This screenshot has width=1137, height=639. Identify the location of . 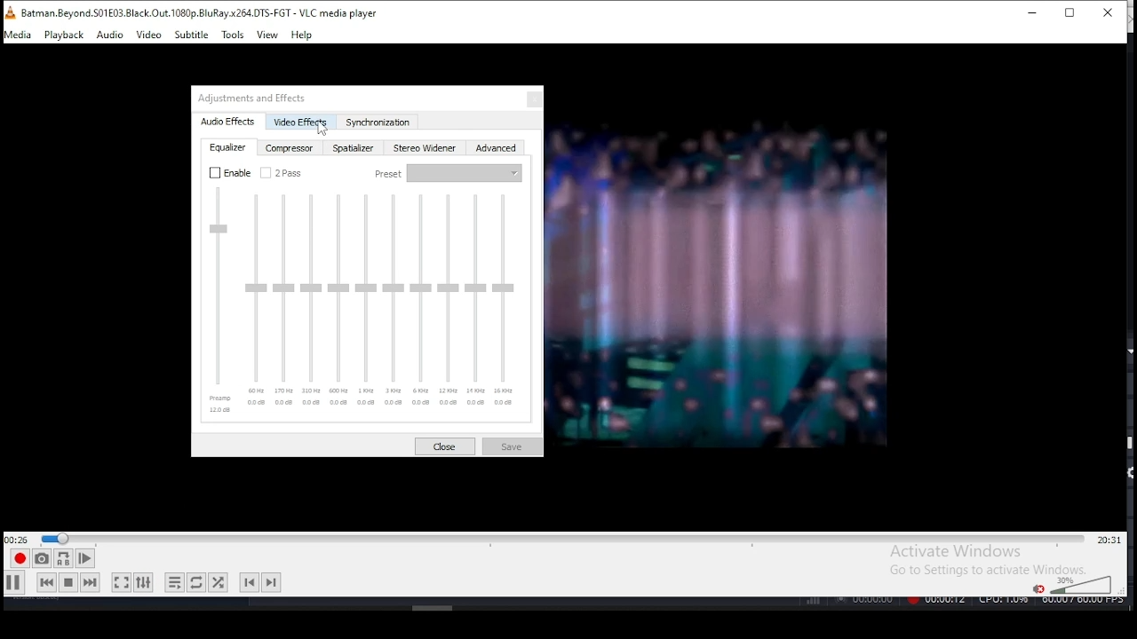
(963, 603).